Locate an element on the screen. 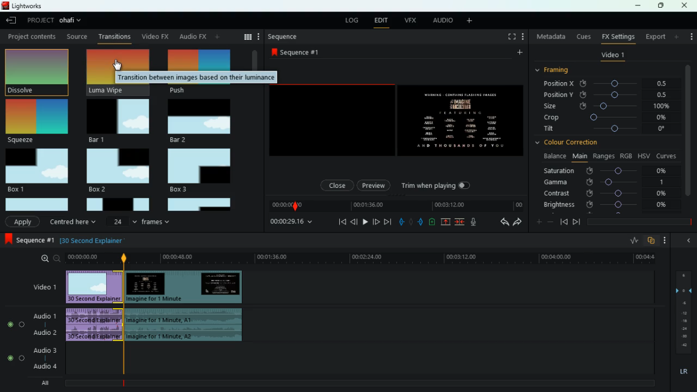 The image size is (697, 392). more is located at coordinates (518, 54).